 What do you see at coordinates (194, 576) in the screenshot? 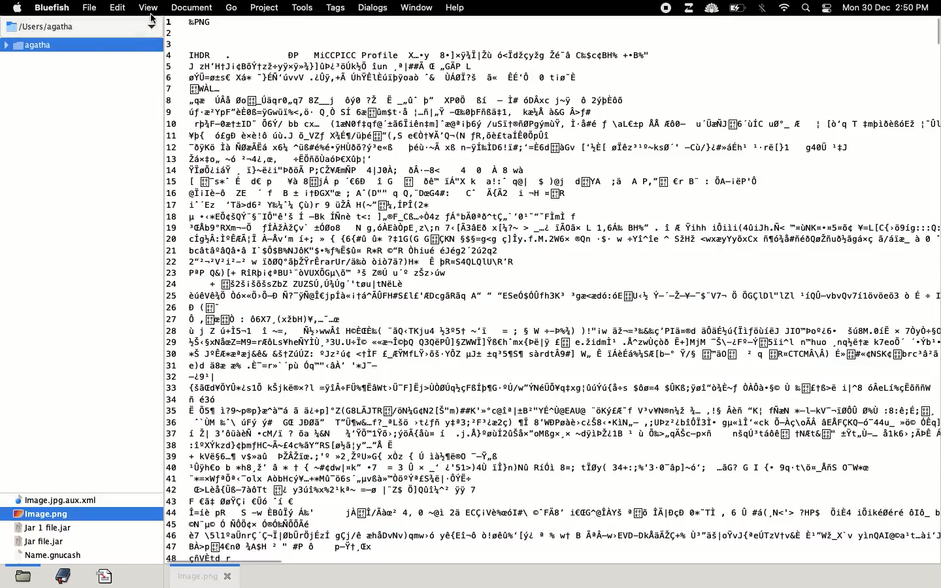
I see `image png` at bounding box center [194, 576].